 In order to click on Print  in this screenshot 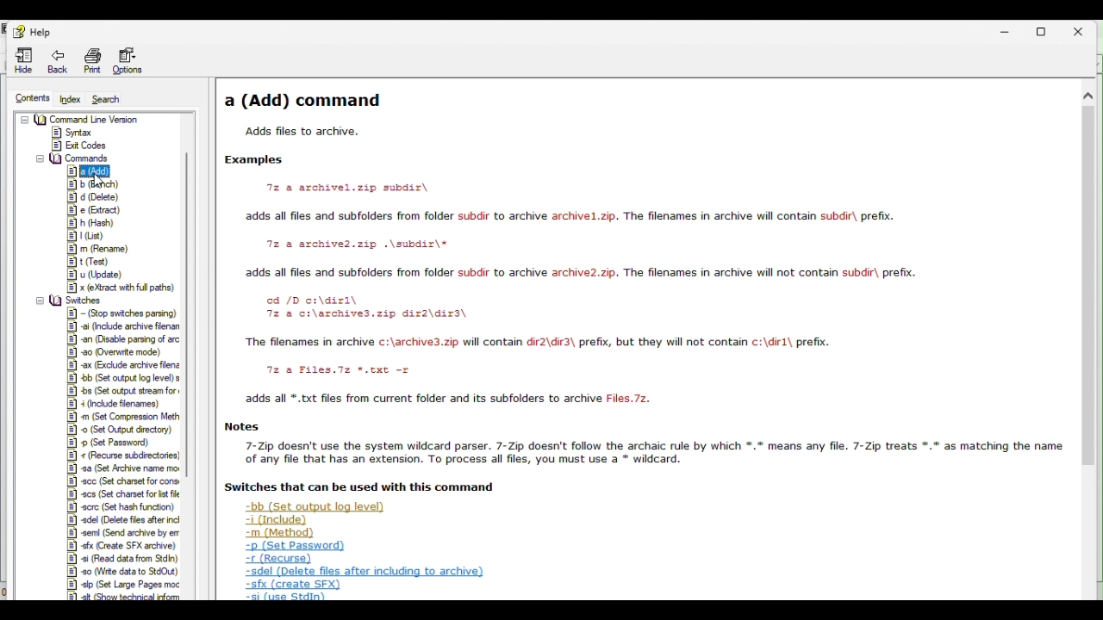, I will do `click(92, 59)`.